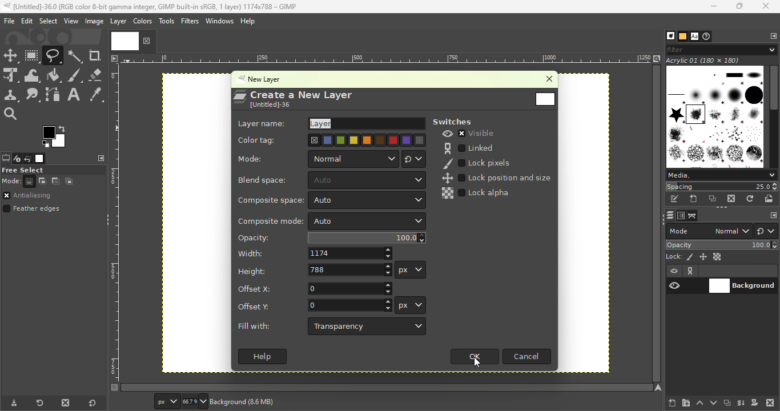 Image resolution: width=780 pixels, height=411 pixels. I want to click on Vertical scrollbar, so click(387, 387).